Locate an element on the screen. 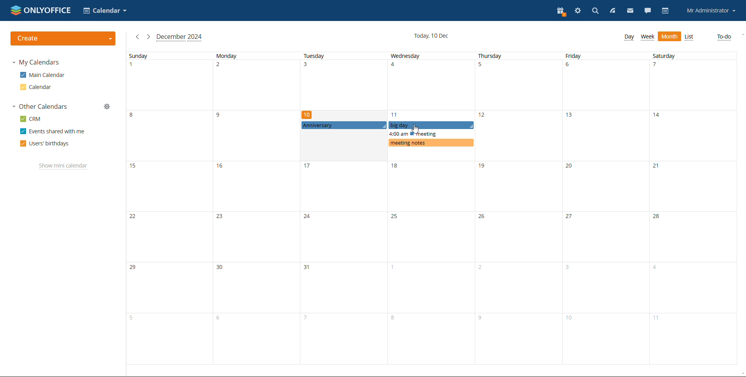  tuesday is located at coordinates (345, 209).